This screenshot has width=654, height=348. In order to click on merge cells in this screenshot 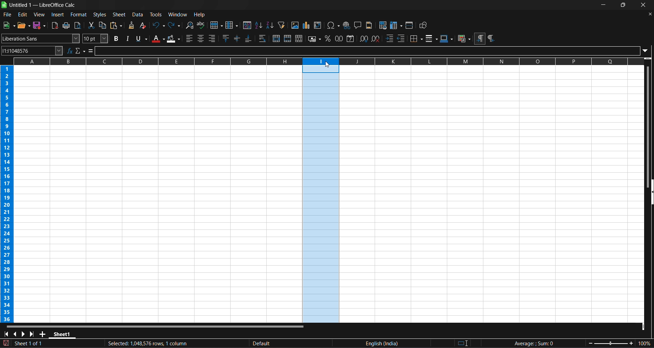, I will do `click(287, 38)`.